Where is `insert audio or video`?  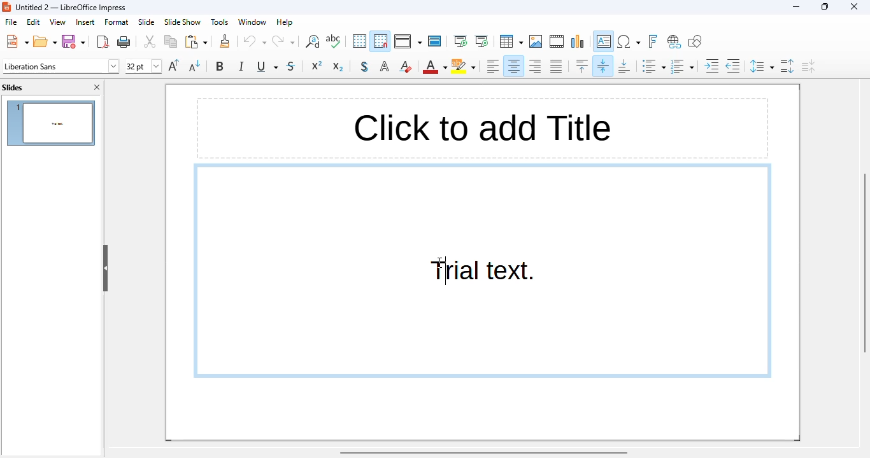 insert audio or video is located at coordinates (557, 41).